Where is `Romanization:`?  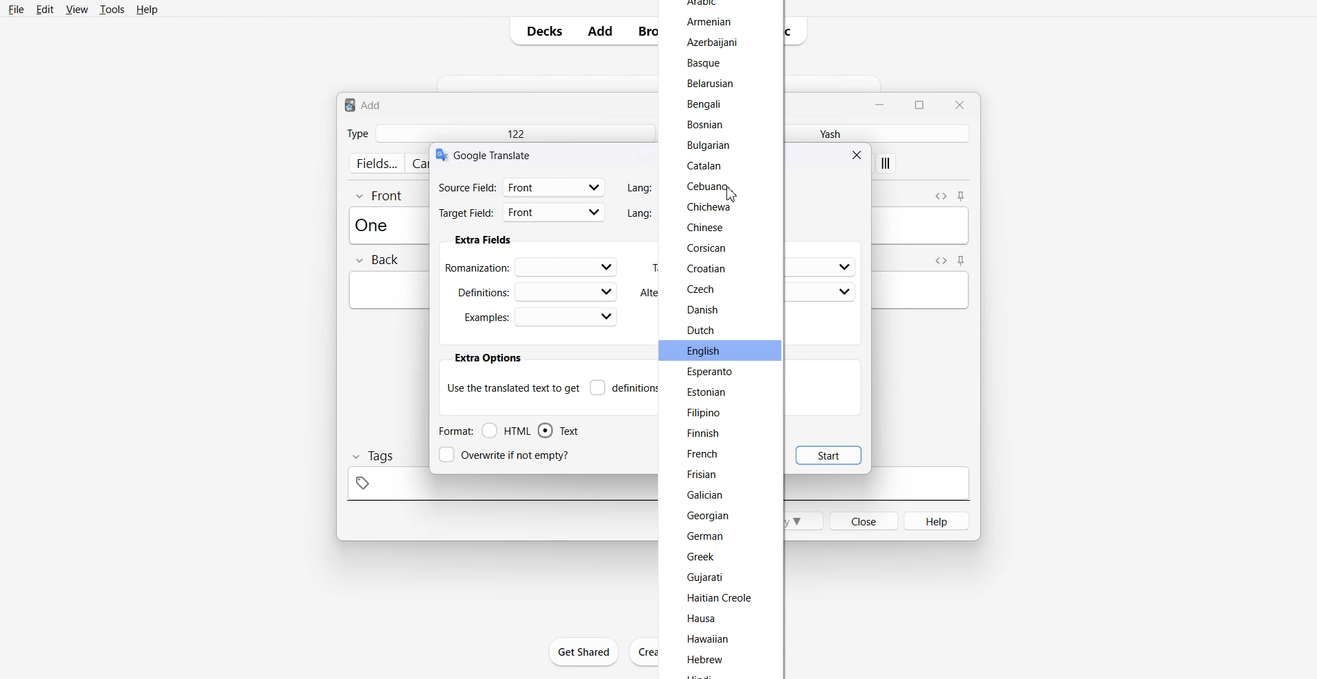
Romanization: is located at coordinates (534, 266).